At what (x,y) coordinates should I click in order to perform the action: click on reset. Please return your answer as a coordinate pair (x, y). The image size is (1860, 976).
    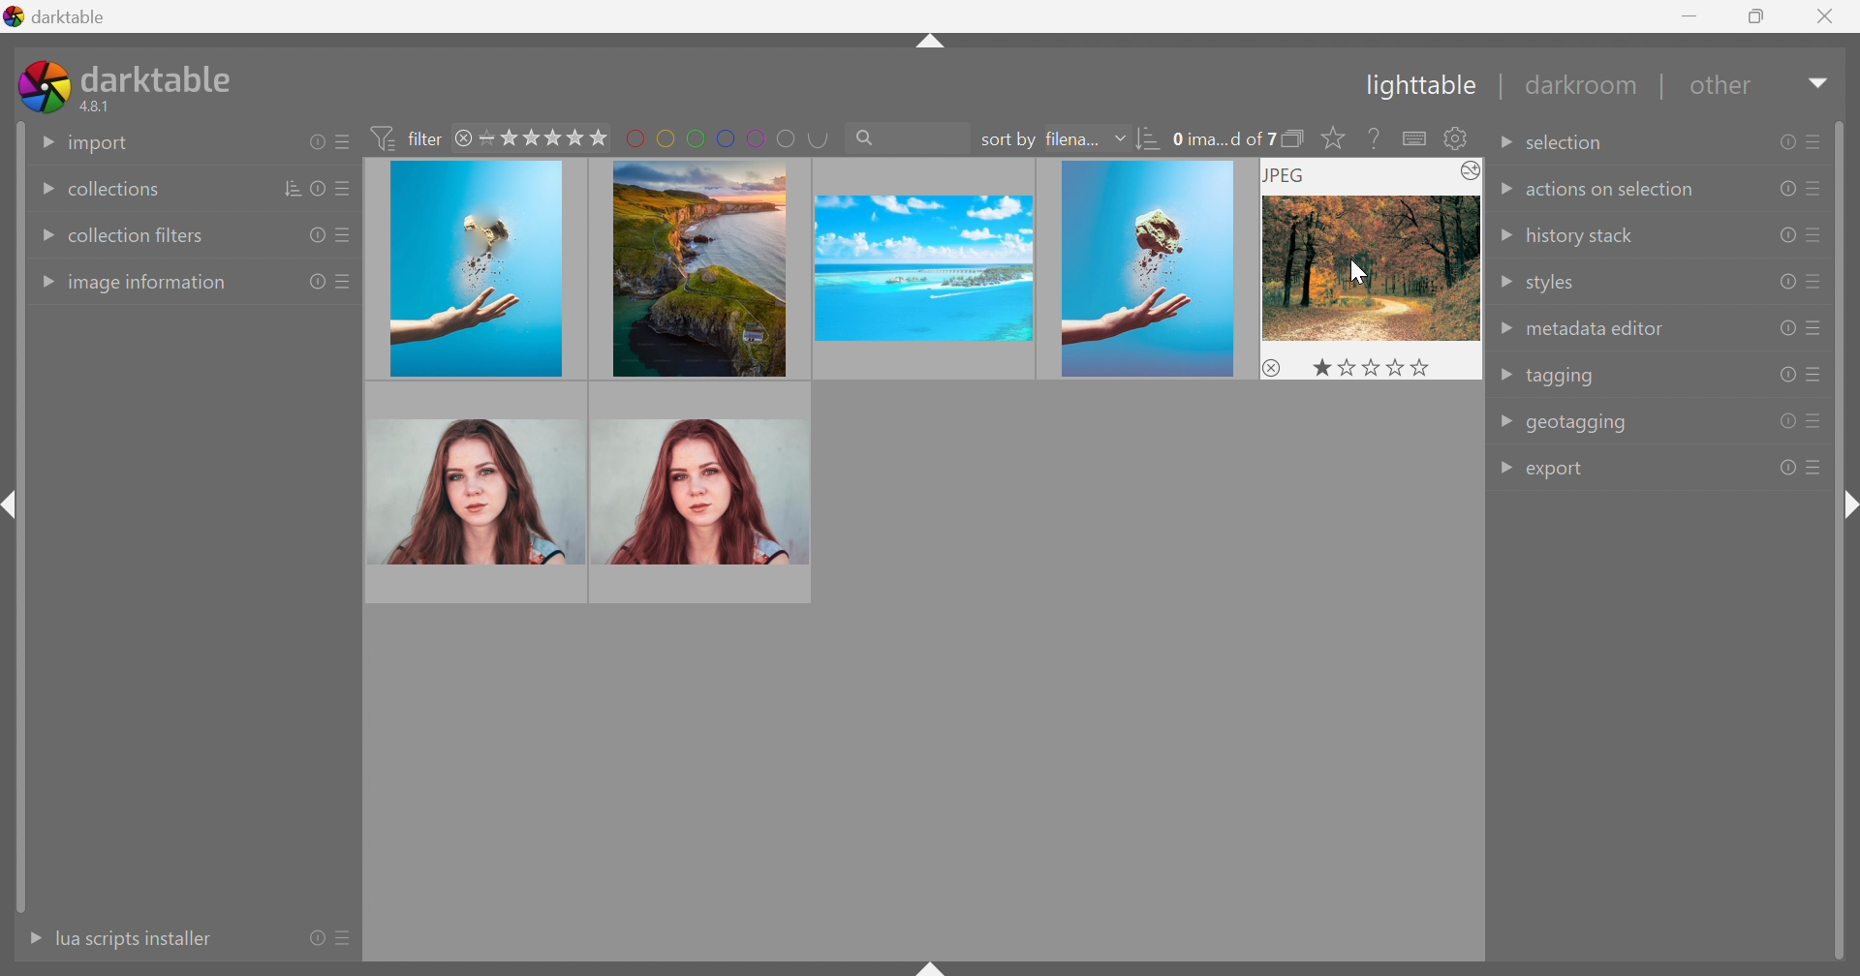
    Looking at the image, I should click on (1788, 375).